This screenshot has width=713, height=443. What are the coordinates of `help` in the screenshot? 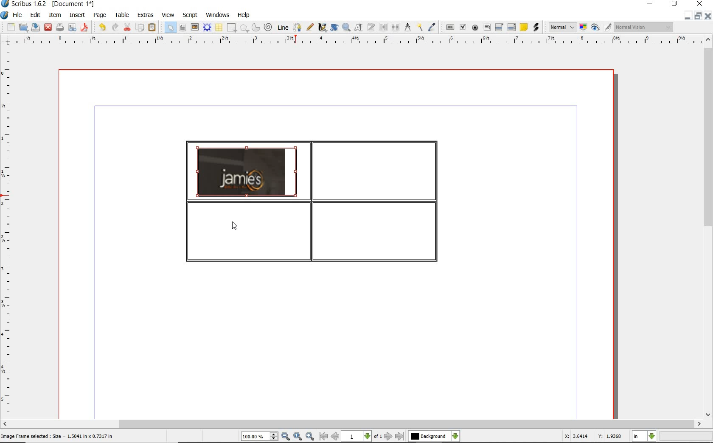 It's located at (244, 15).